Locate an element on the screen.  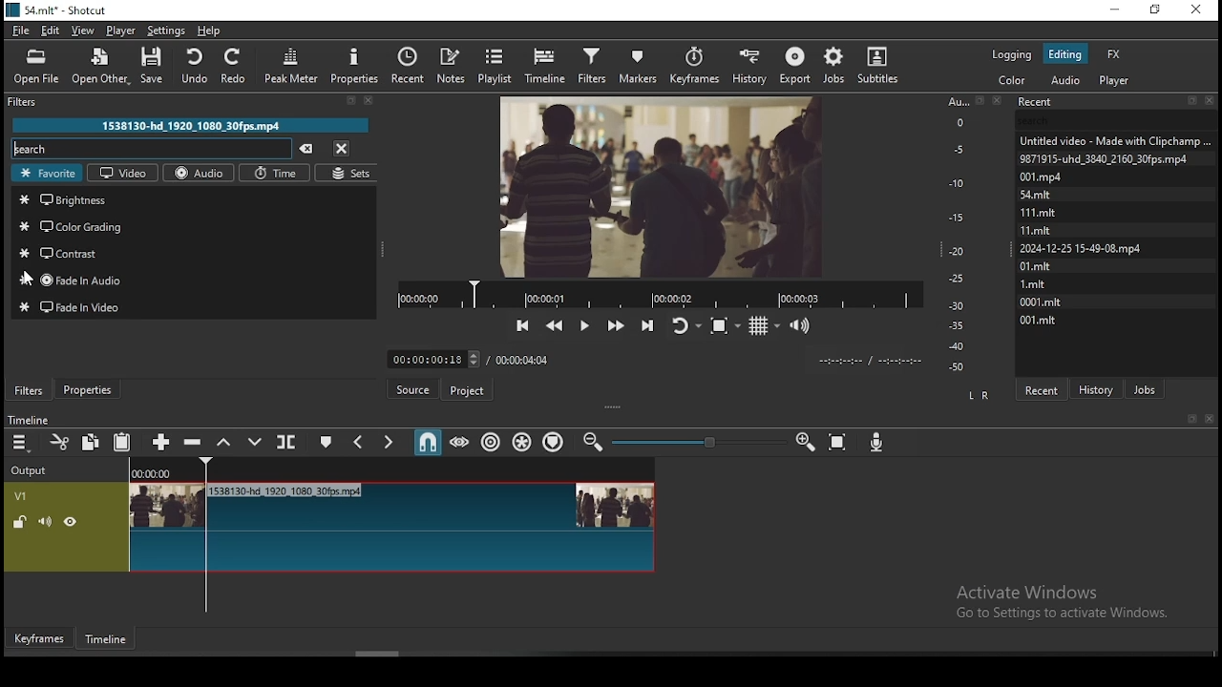
minimize is located at coordinates (1114, 10).